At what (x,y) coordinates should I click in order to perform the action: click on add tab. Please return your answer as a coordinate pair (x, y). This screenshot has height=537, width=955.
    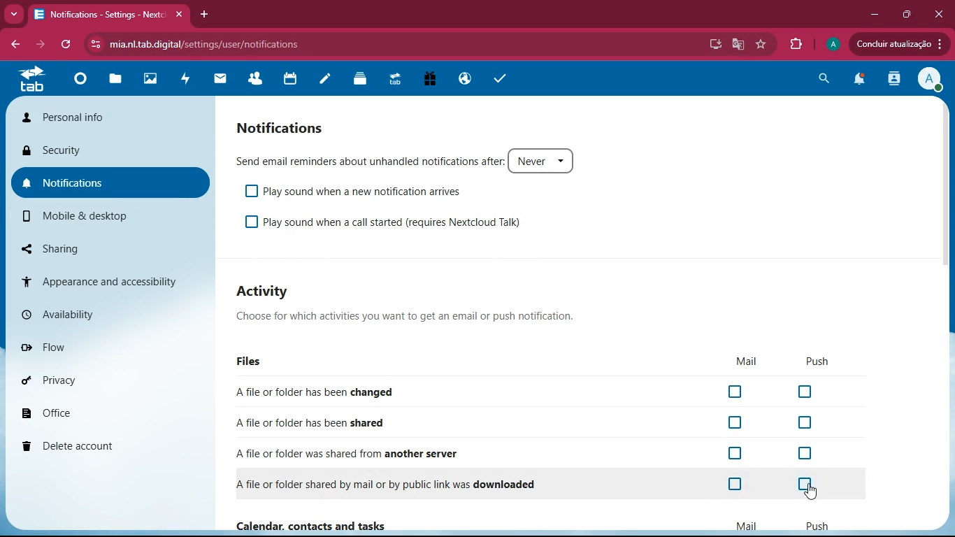
    Looking at the image, I should click on (205, 13).